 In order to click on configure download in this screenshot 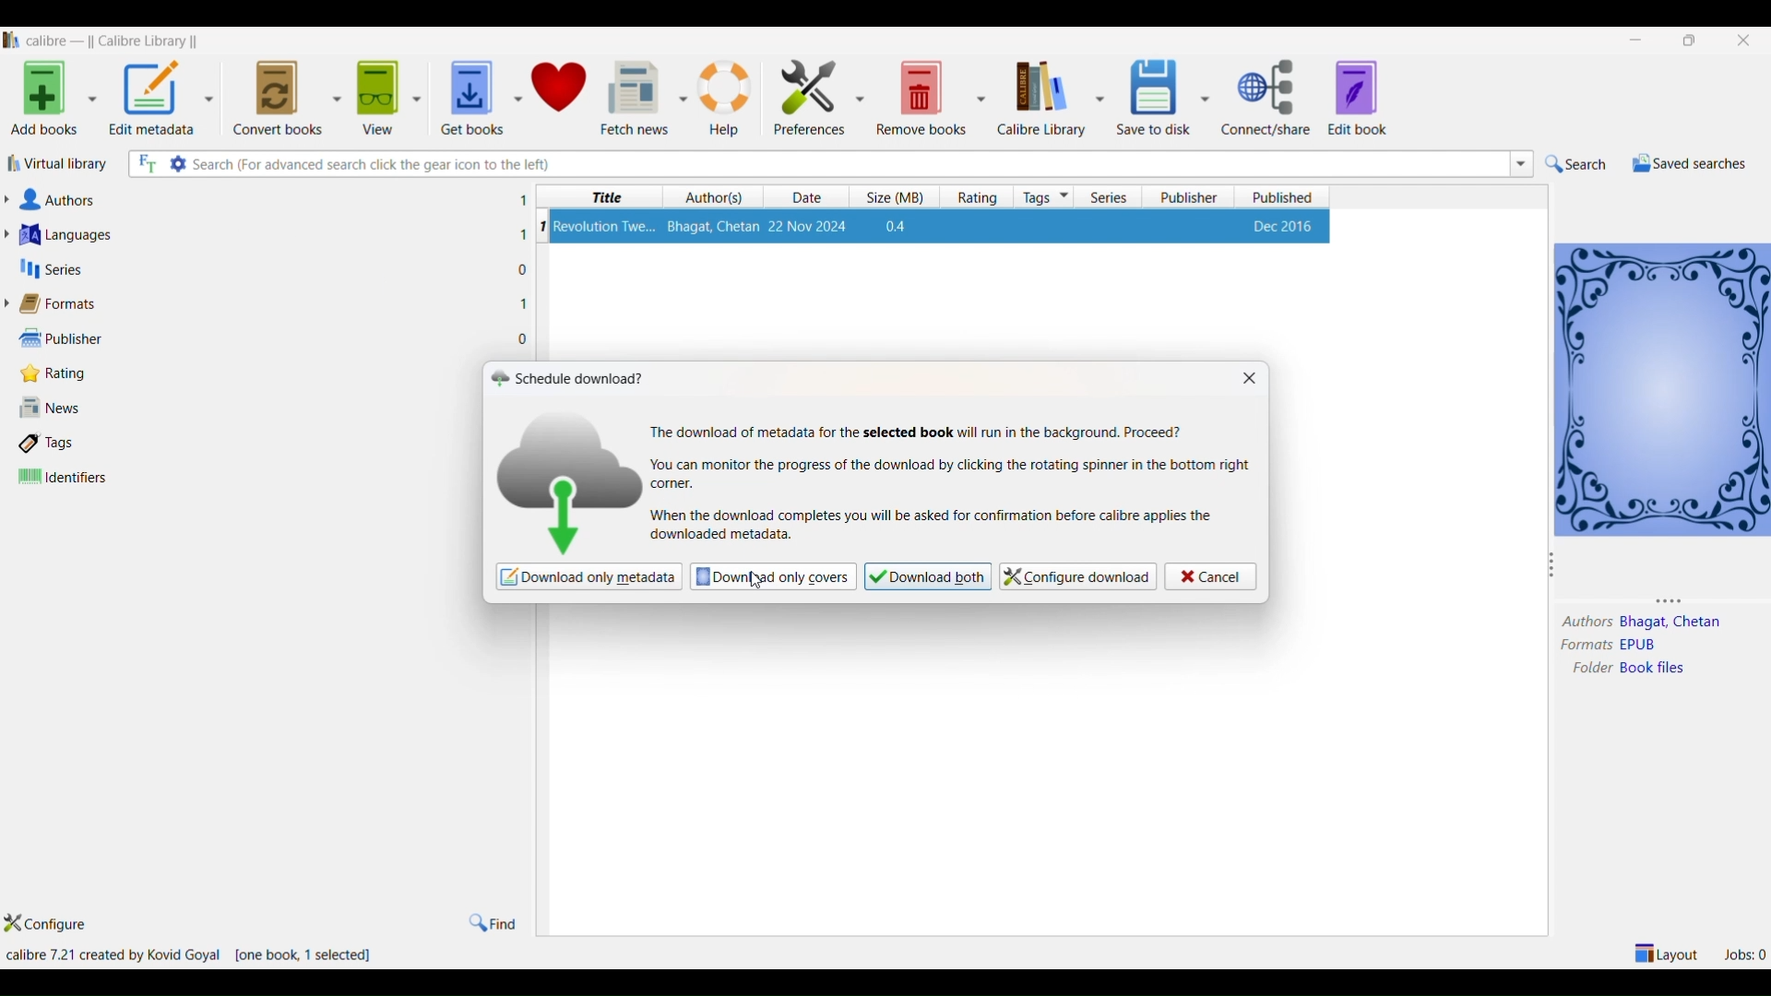, I will do `click(1076, 576)`.